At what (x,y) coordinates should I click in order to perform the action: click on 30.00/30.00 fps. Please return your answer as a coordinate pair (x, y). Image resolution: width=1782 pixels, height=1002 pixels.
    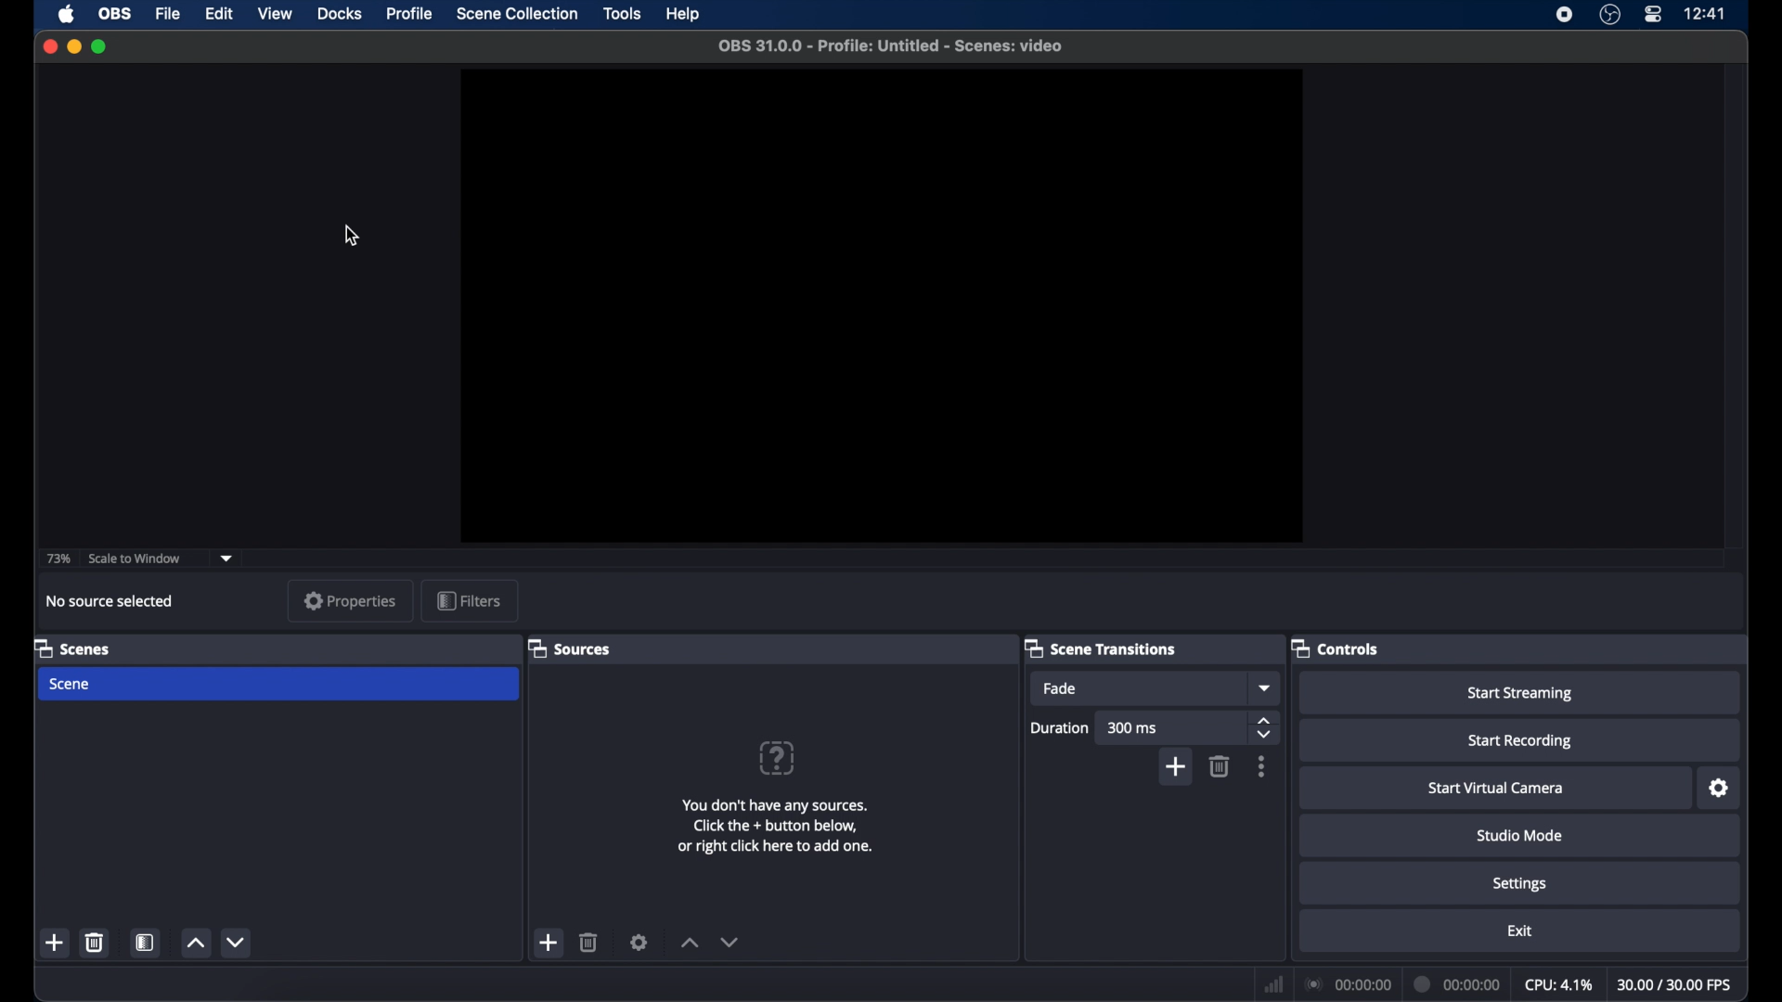
    Looking at the image, I should click on (1678, 985).